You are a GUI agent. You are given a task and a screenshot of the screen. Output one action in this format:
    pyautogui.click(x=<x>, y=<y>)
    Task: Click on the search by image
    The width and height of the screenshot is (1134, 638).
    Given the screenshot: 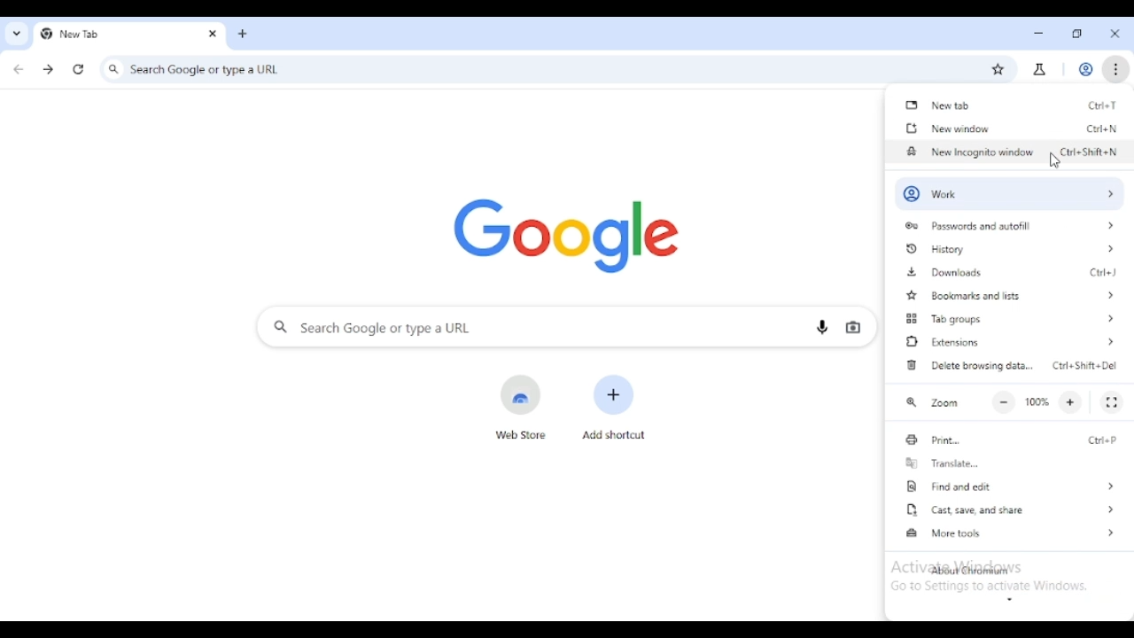 What is the action you would take?
    pyautogui.click(x=852, y=328)
    